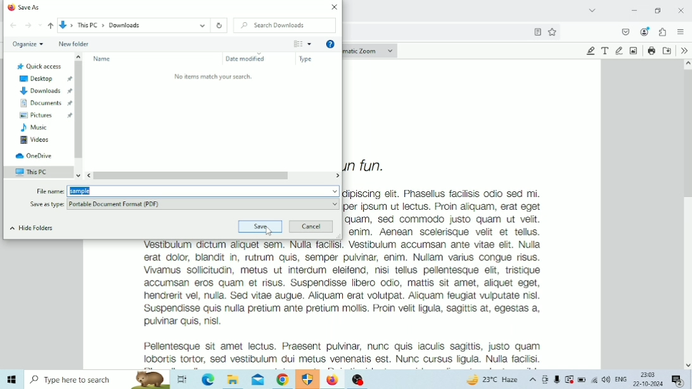  What do you see at coordinates (260, 227) in the screenshot?
I see `Save` at bounding box center [260, 227].